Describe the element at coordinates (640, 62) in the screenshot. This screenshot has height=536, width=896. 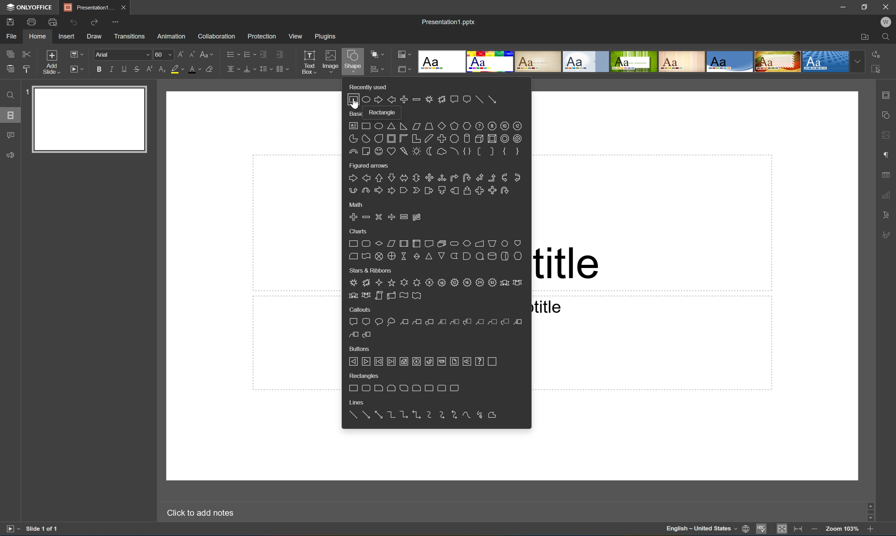
I see `Type of slides` at that location.